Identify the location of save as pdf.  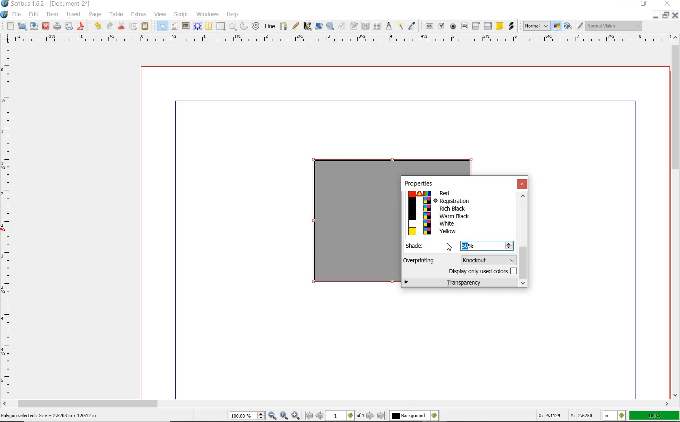
(81, 26).